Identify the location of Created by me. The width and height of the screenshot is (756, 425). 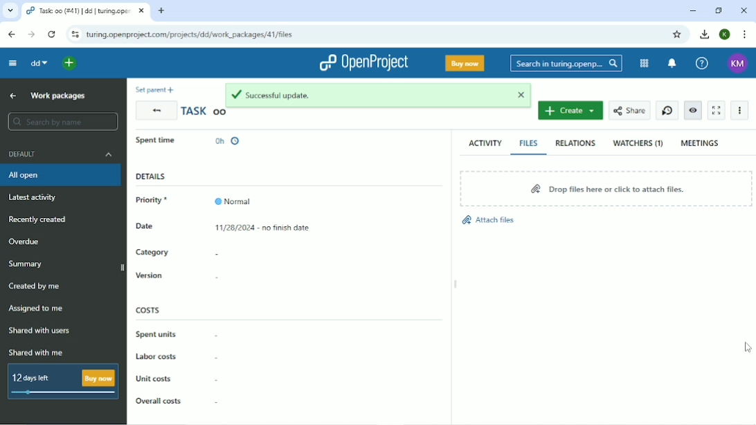
(37, 286).